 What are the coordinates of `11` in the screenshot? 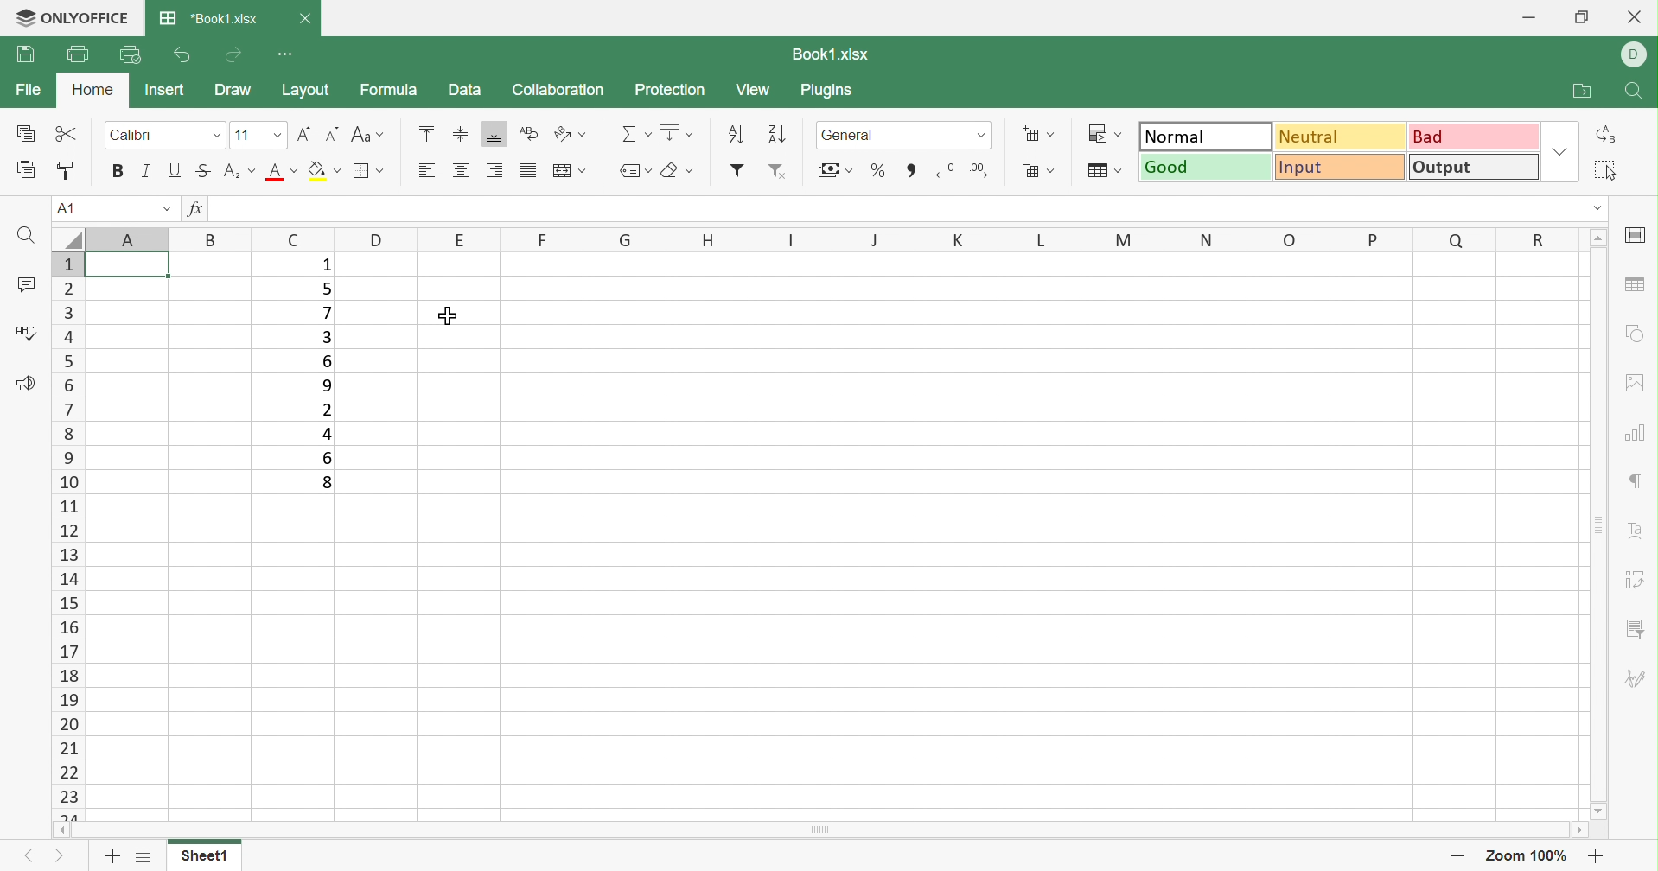 It's located at (244, 136).